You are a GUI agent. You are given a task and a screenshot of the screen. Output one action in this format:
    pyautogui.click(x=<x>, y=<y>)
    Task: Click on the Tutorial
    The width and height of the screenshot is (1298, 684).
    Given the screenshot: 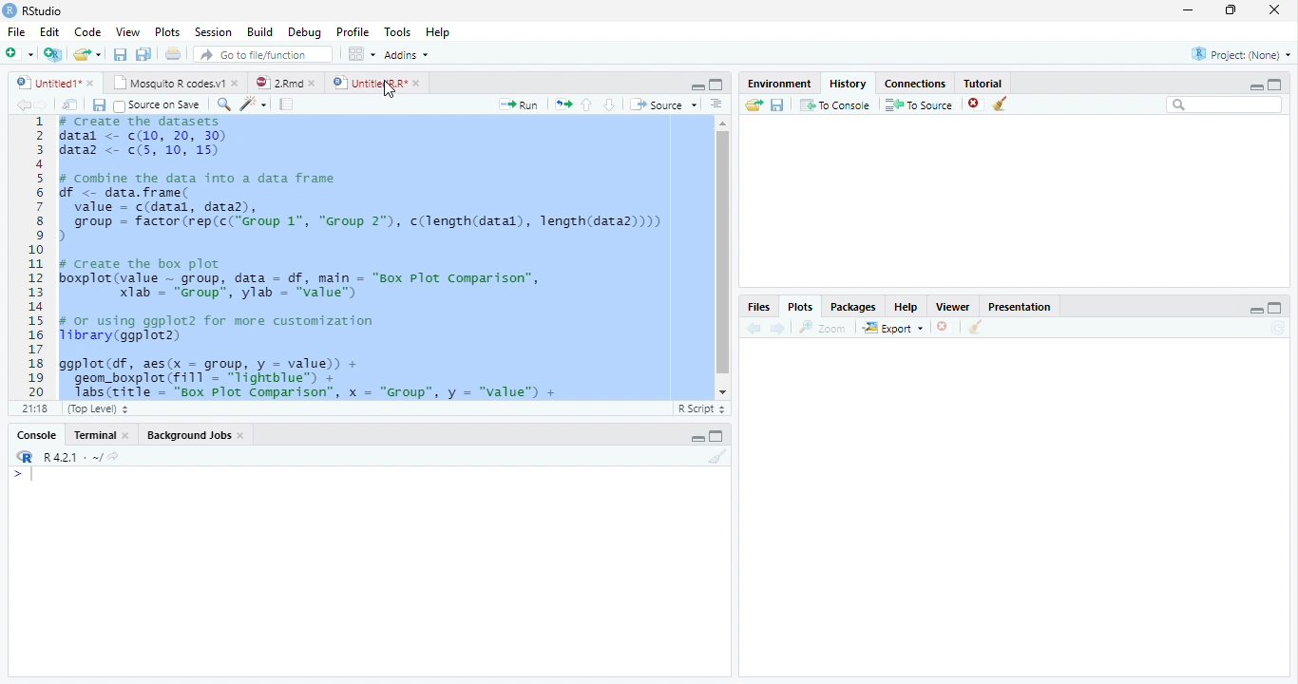 What is the action you would take?
    pyautogui.click(x=983, y=84)
    